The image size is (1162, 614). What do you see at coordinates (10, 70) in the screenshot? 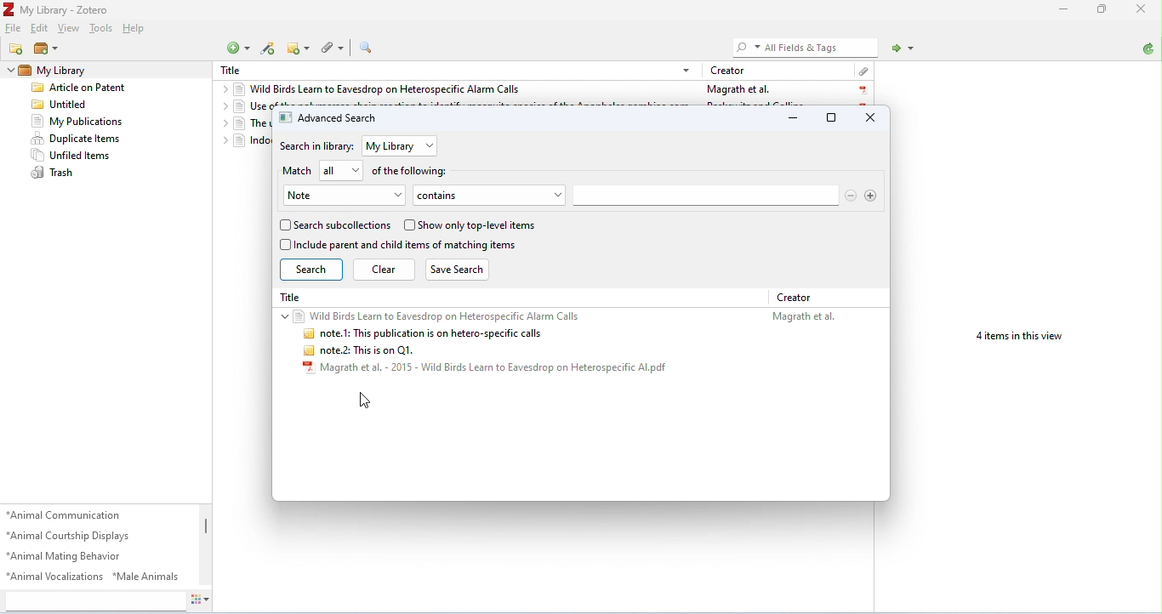
I see `drop-down` at bounding box center [10, 70].